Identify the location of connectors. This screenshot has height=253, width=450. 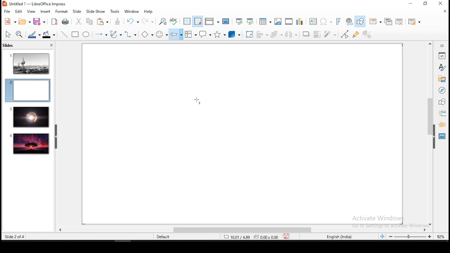
(130, 34).